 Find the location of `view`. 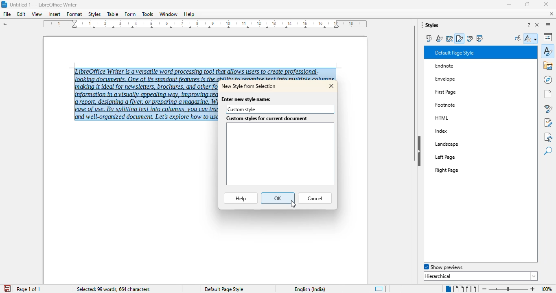

view is located at coordinates (37, 14).